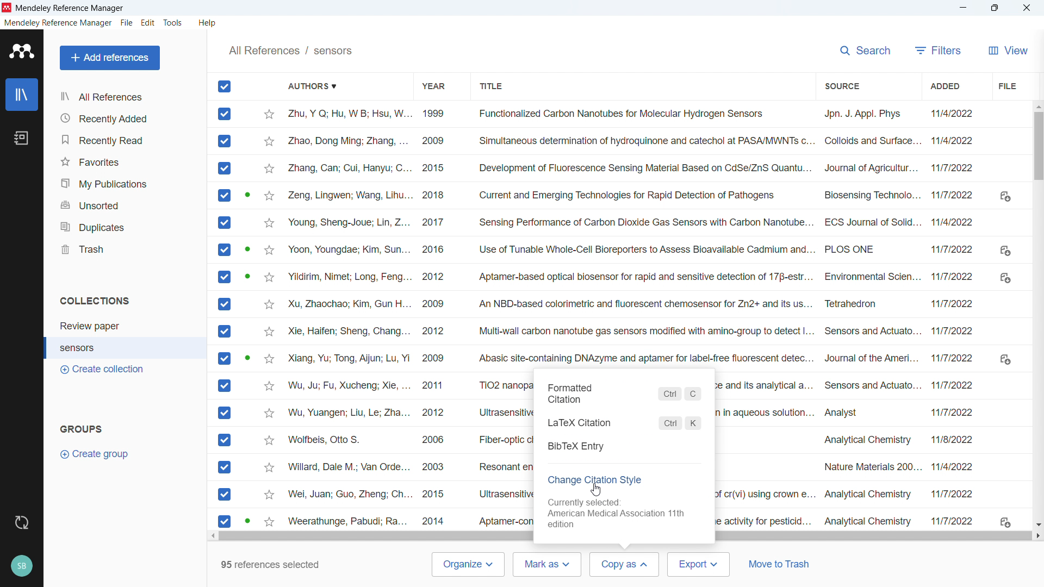  Describe the element at coordinates (110, 58) in the screenshot. I see `add references` at that location.